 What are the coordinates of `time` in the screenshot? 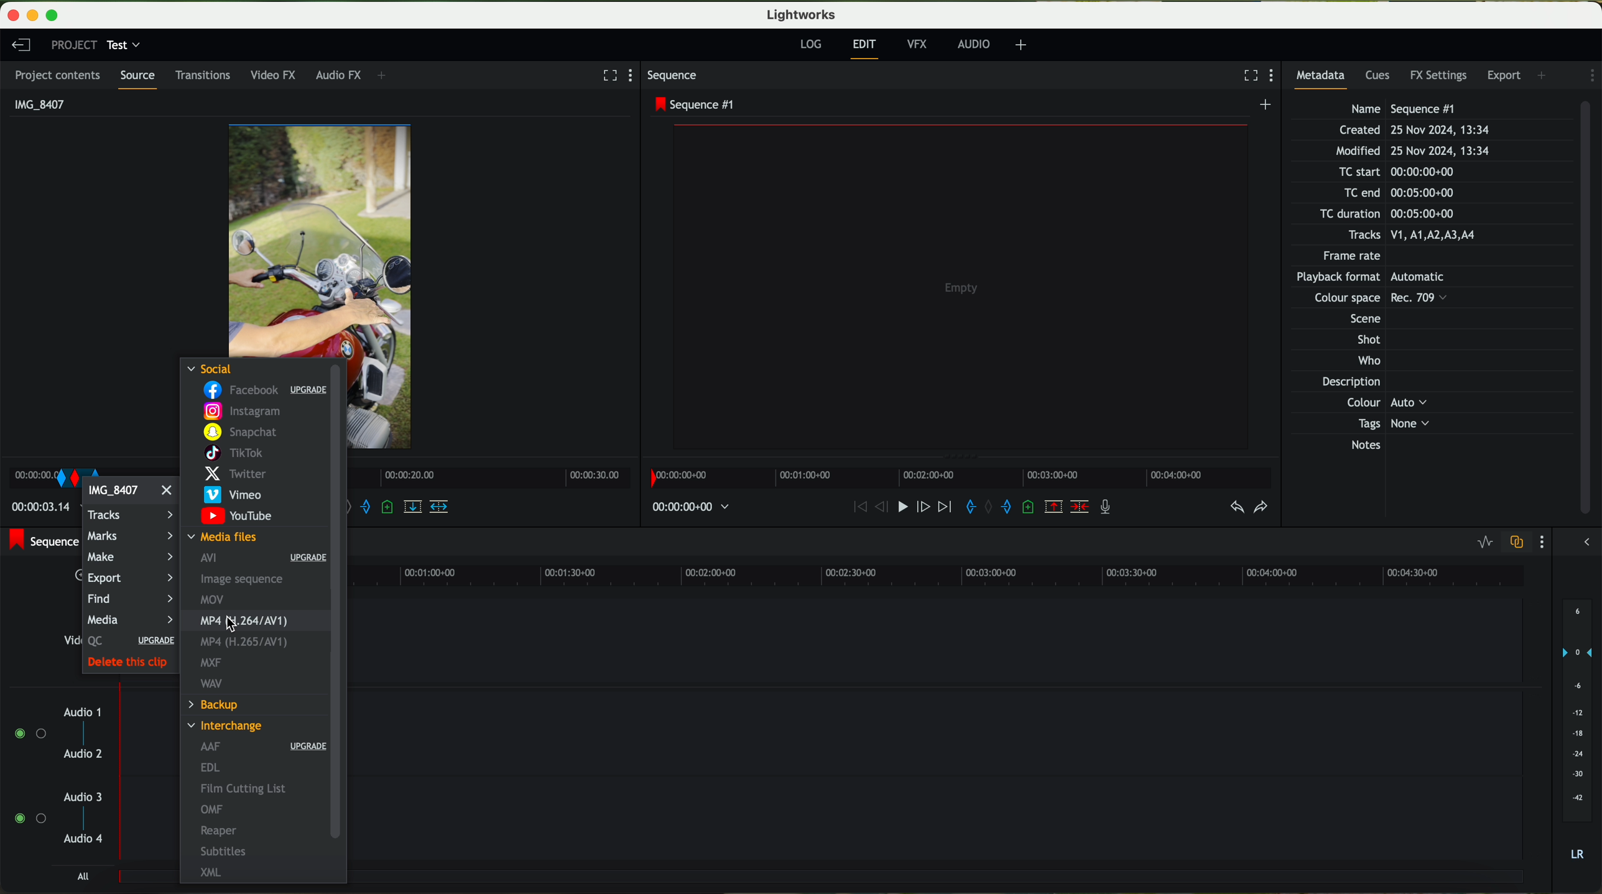 It's located at (36, 510).